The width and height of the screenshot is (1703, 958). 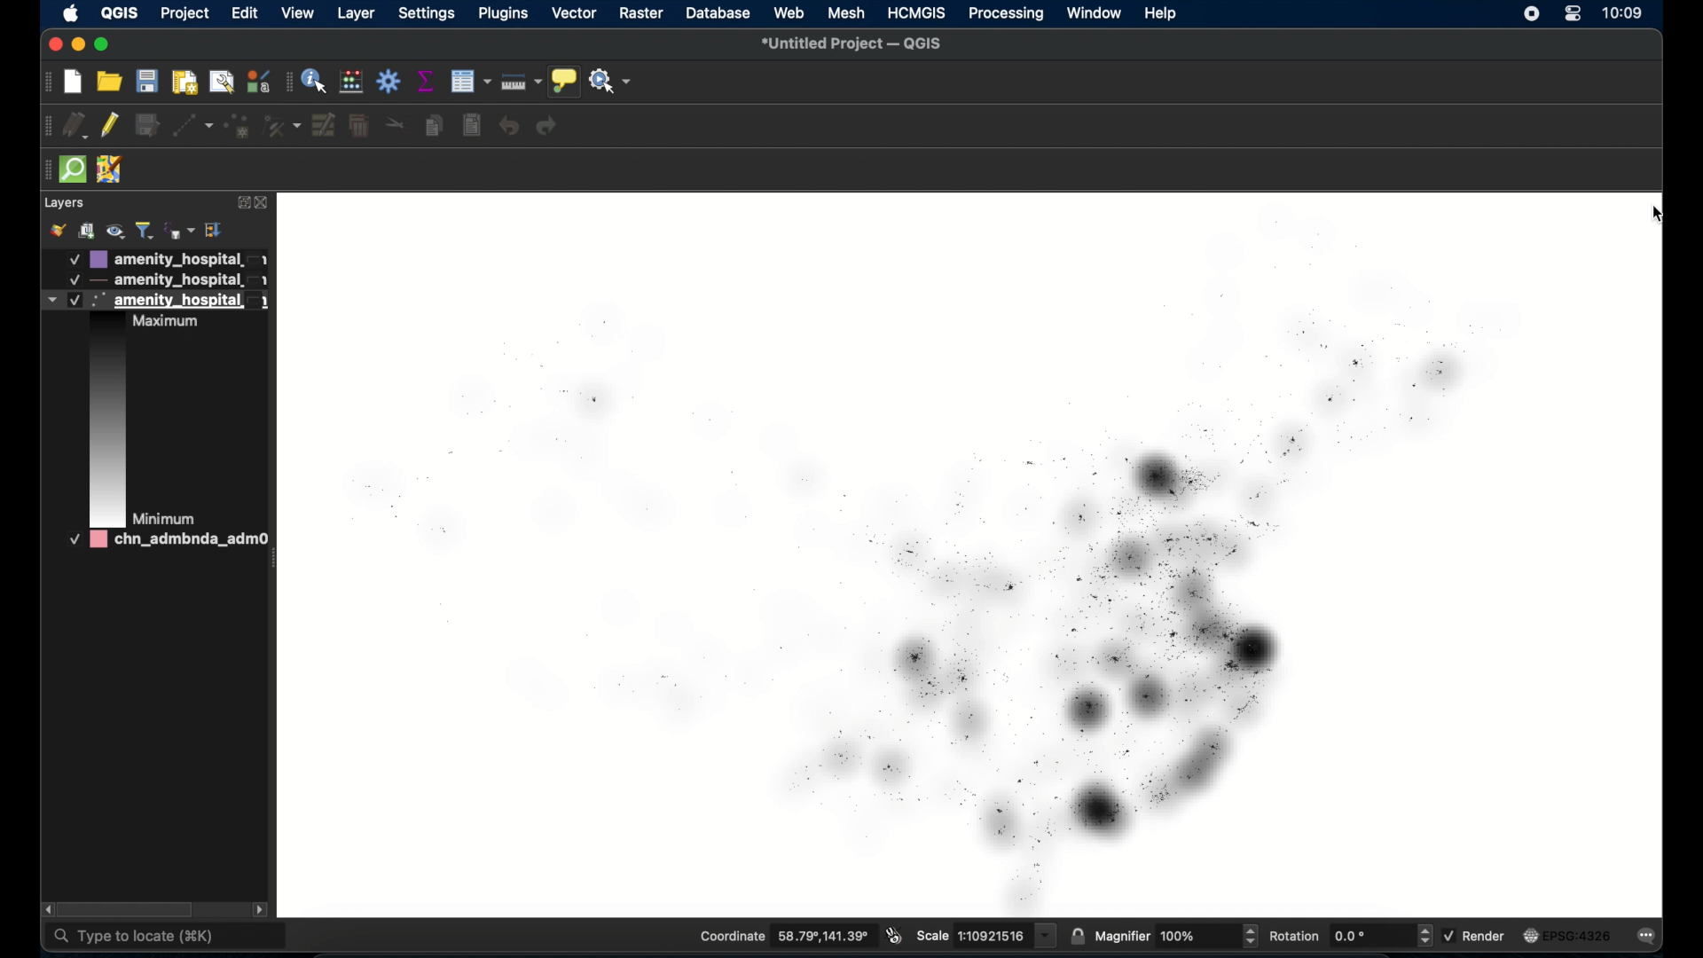 What do you see at coordinates (184, 15) in the screenshot?
I see `project` at bounding box center [184, 15].